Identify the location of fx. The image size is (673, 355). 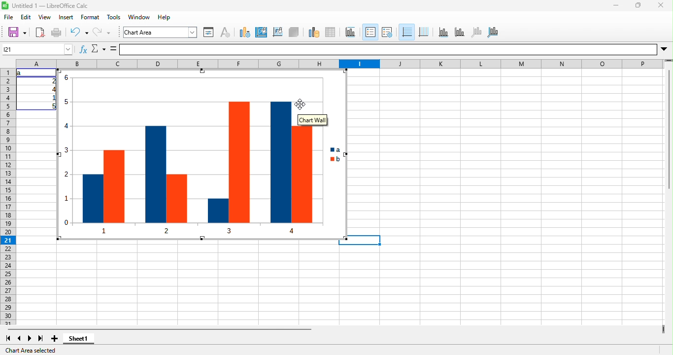
(83, 49).